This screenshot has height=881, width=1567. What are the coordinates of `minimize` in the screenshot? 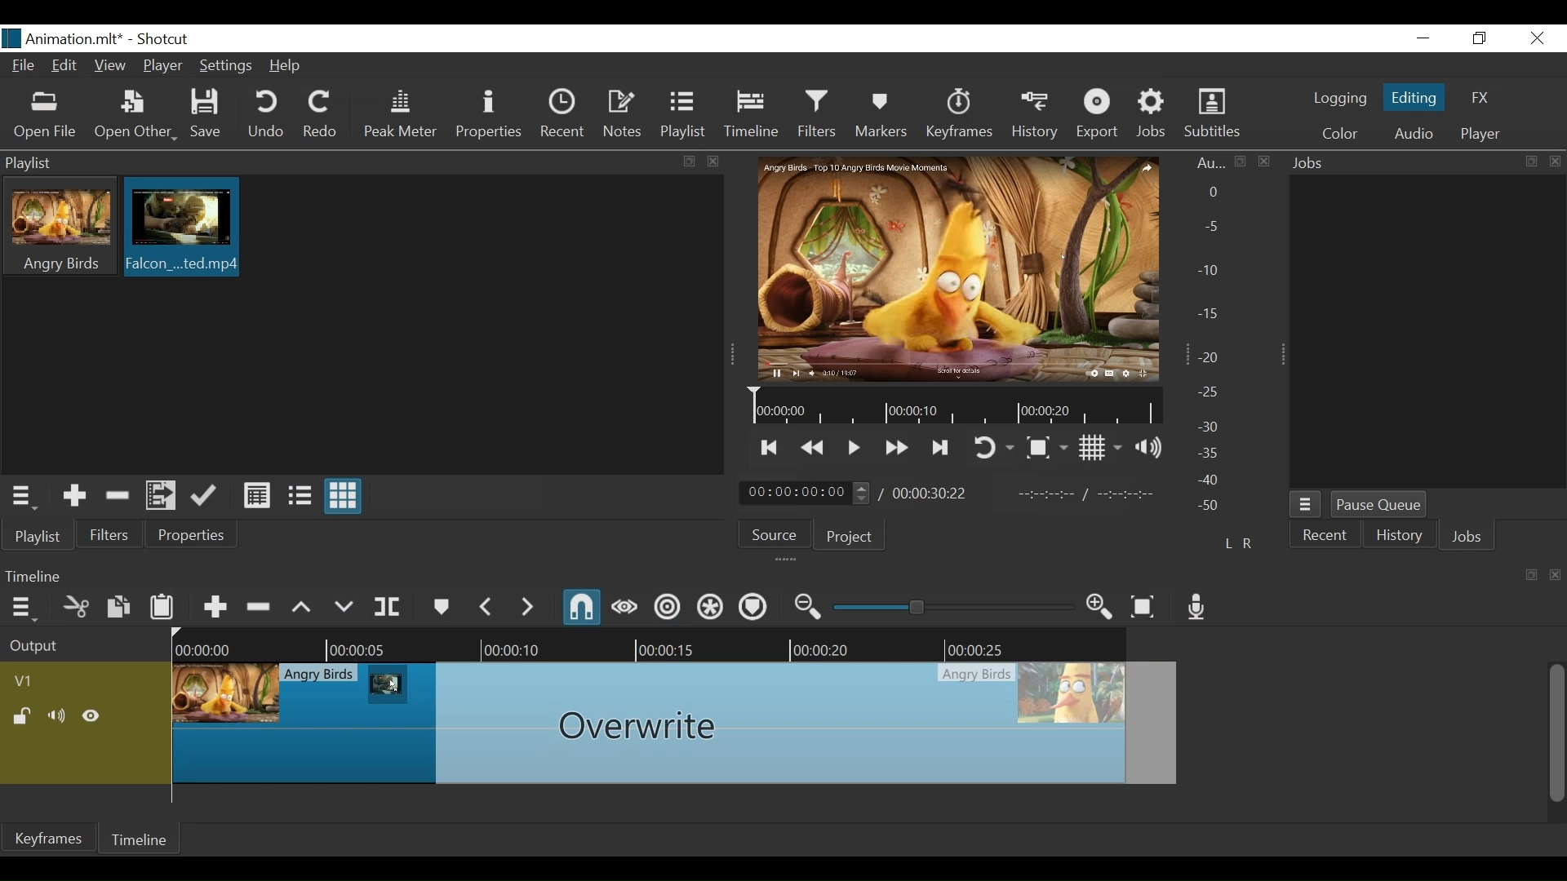 It's located at (1426, 38).